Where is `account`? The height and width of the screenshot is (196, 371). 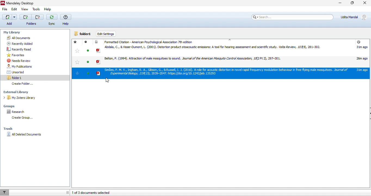 account is located at coordinates (354, 17).